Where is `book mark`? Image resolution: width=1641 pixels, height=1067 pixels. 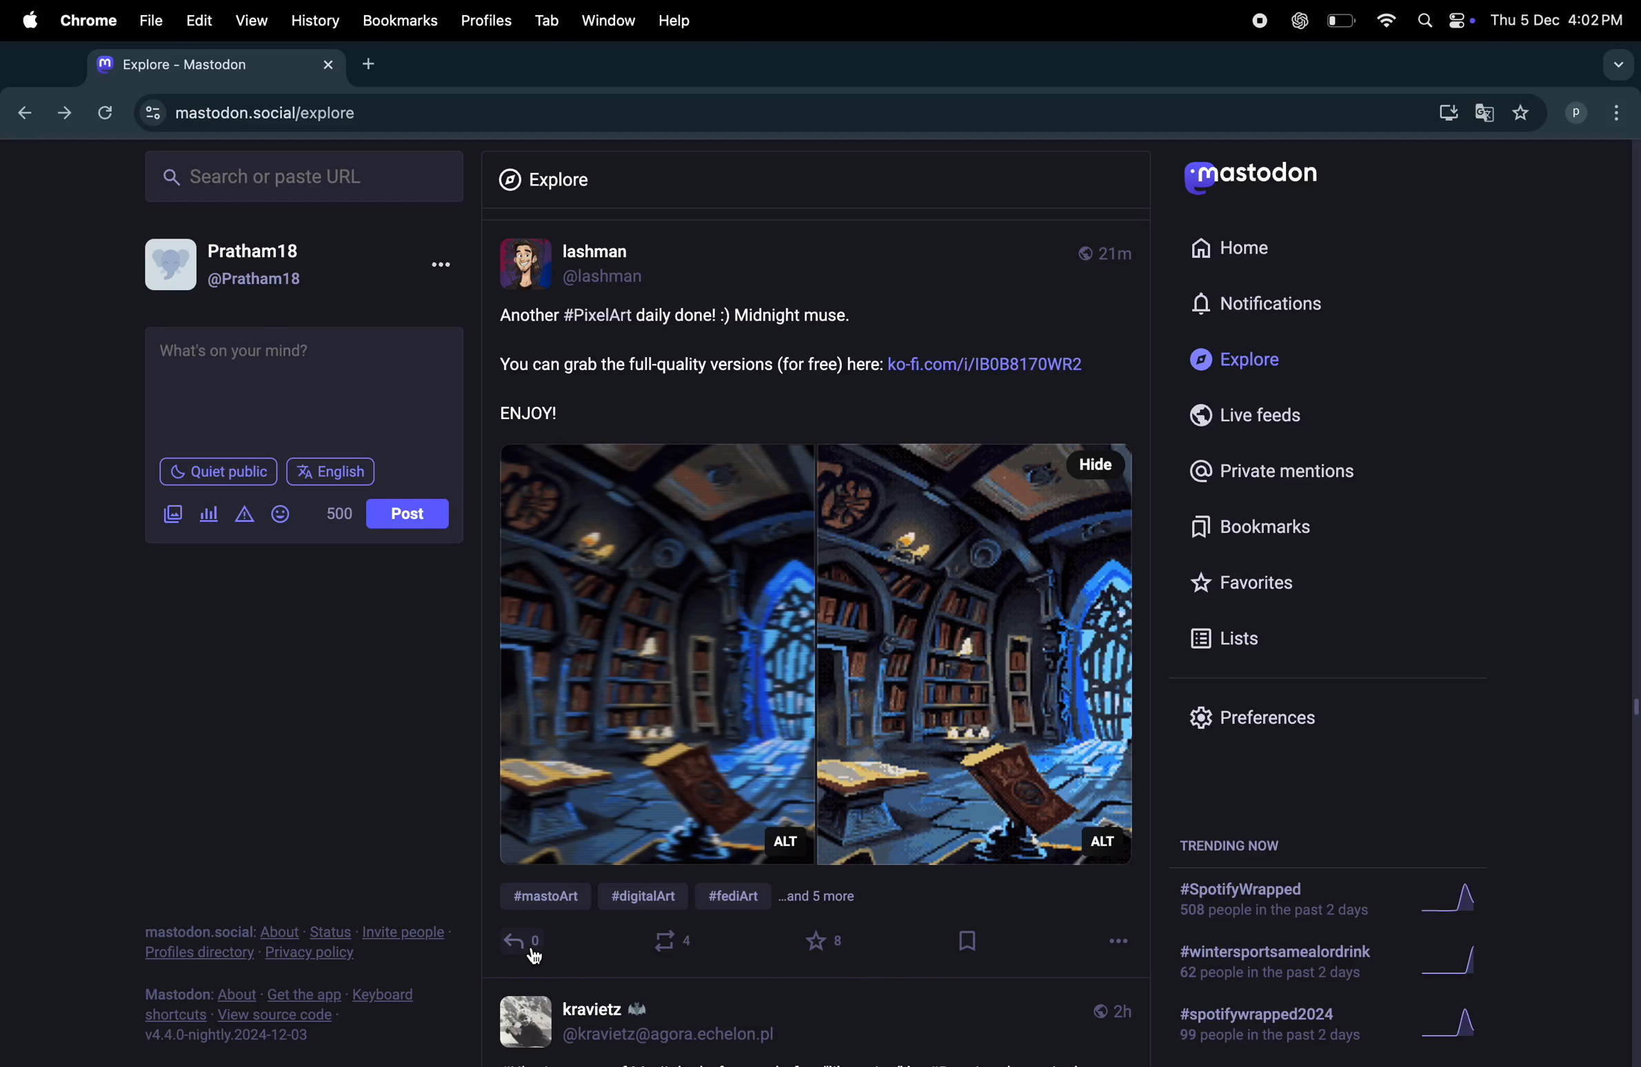
book mark is located at coordinates (965, 942).